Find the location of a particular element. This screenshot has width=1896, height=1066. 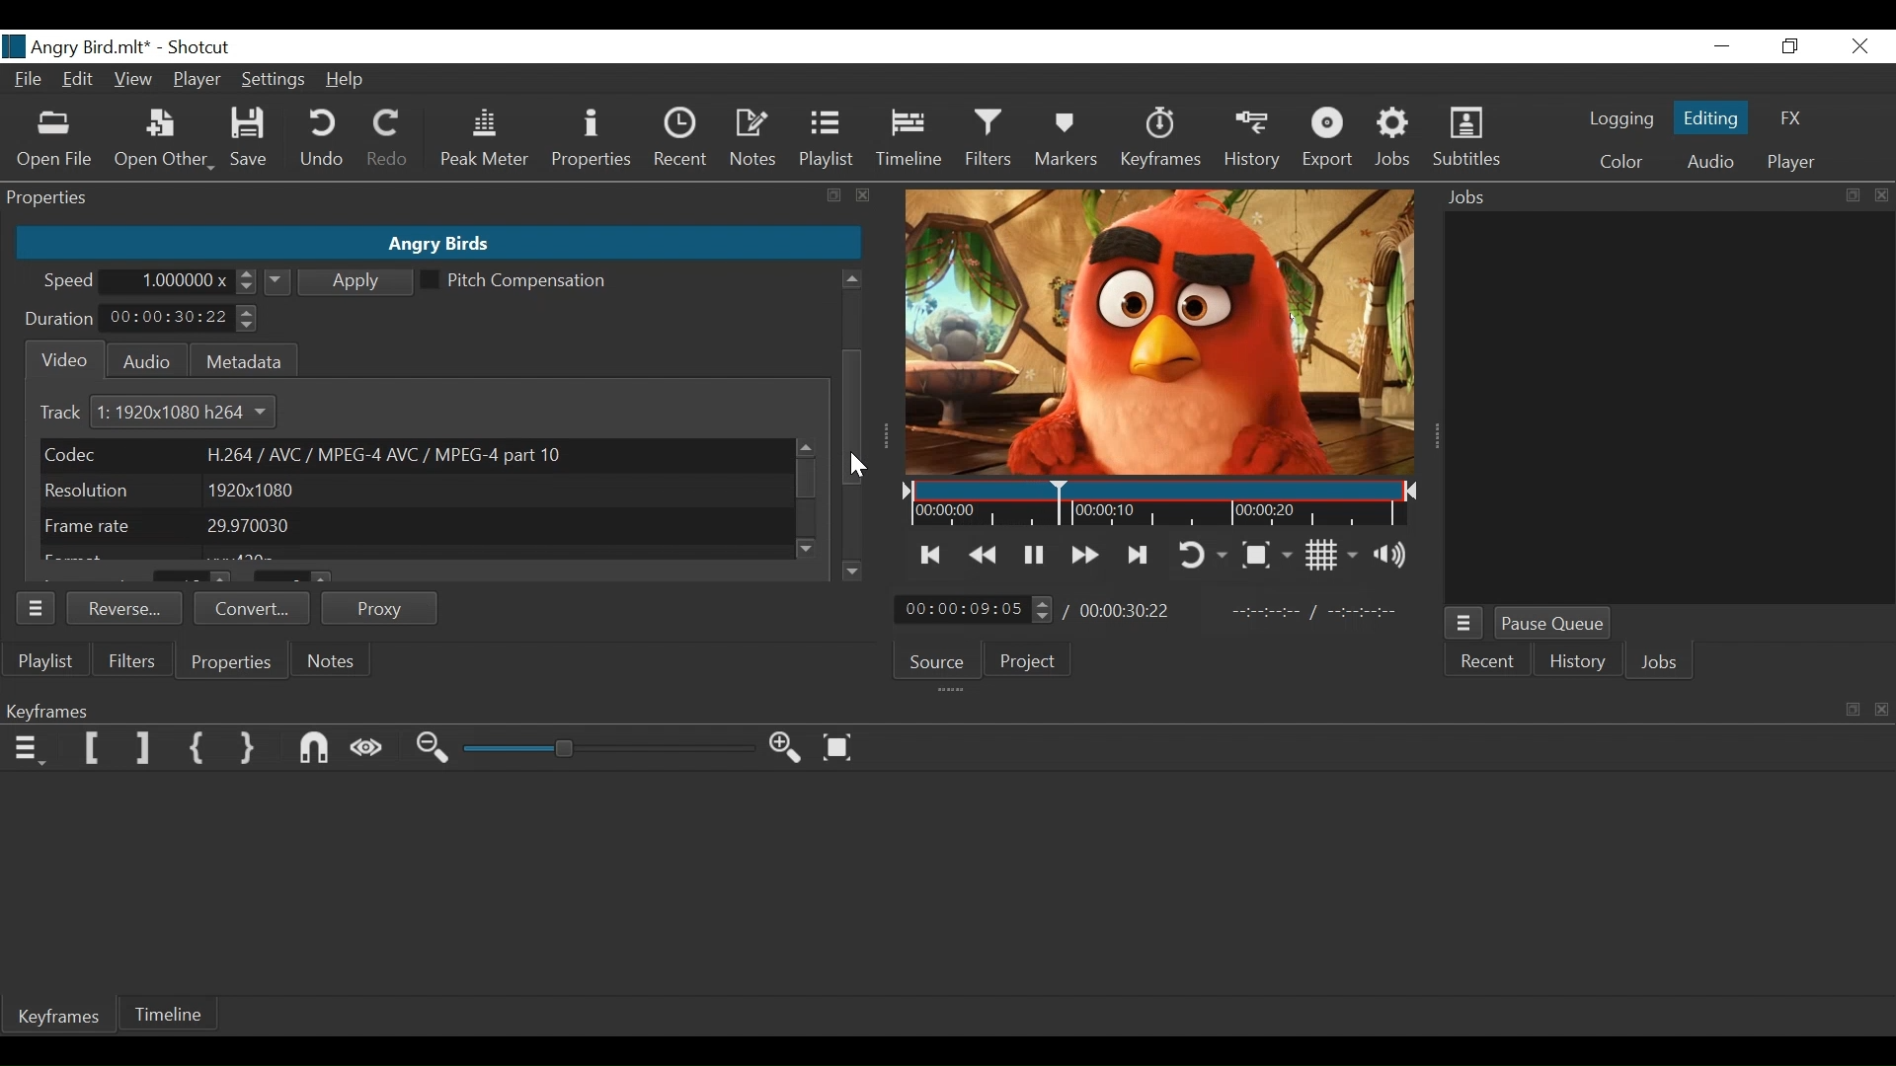

Toggle play or pause (space) is located at coordinates (1033, 554).